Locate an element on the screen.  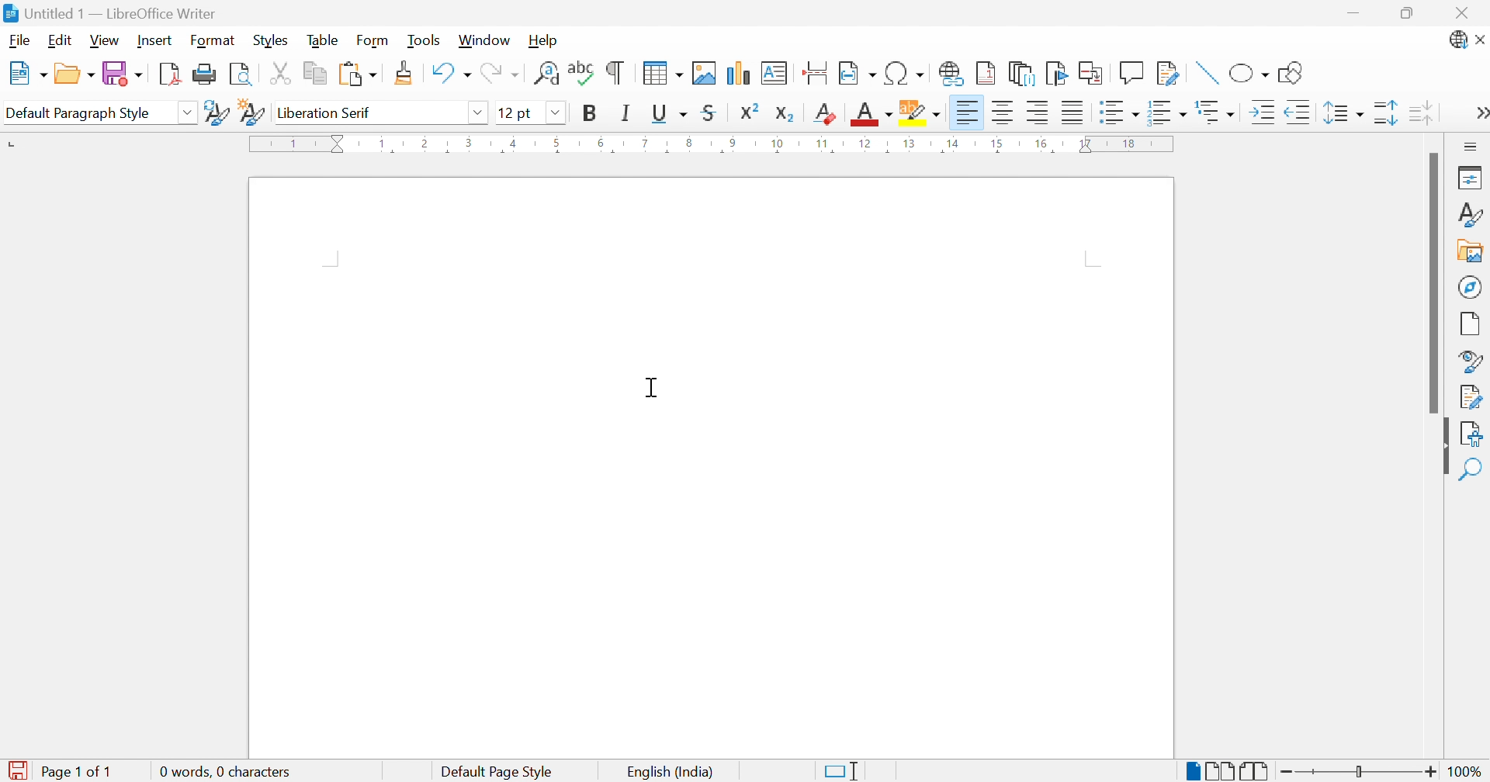
Undo is located at coordinates (449, 77).